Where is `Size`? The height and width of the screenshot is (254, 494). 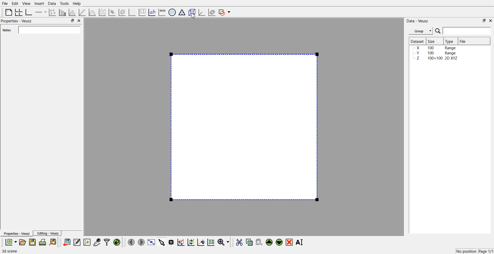
Size is located at coordinates (432, 41).